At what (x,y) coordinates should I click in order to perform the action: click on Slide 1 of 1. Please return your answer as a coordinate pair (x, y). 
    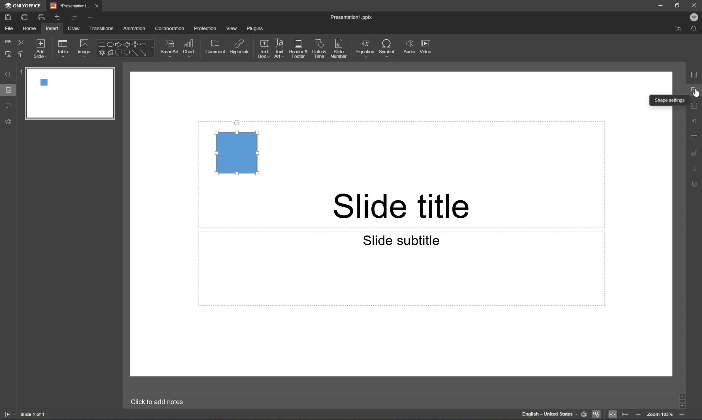
    Looking at the image, I should click on (33, 414).